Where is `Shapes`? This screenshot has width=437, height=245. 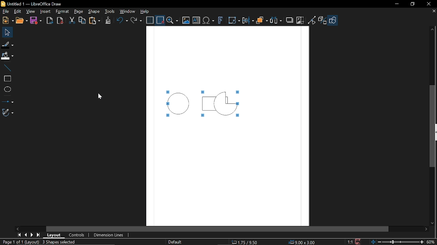 Shapes is located at coordinates (333, 20).